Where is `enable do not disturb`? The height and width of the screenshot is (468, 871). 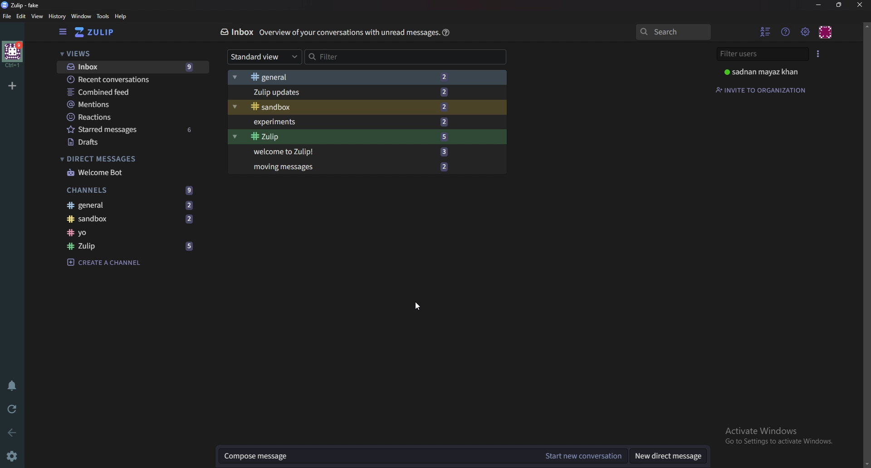 enable do not disturb is located at coordinates (11, 383).